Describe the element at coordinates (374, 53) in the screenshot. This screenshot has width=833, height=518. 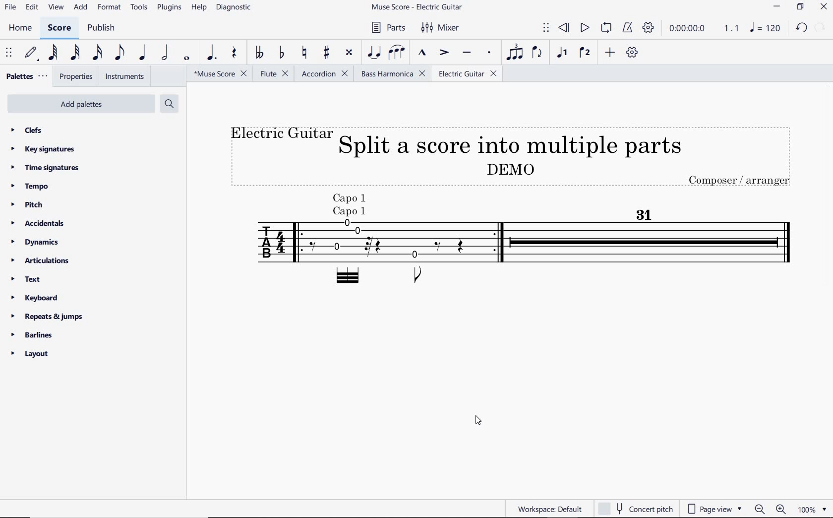
I see `tie` at that location.